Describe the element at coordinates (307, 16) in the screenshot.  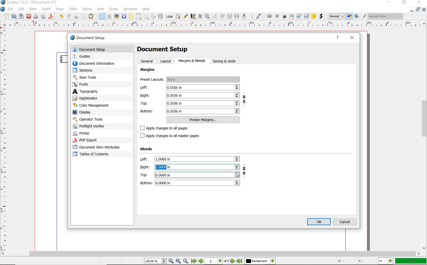
I see `pdf list box` at that location.